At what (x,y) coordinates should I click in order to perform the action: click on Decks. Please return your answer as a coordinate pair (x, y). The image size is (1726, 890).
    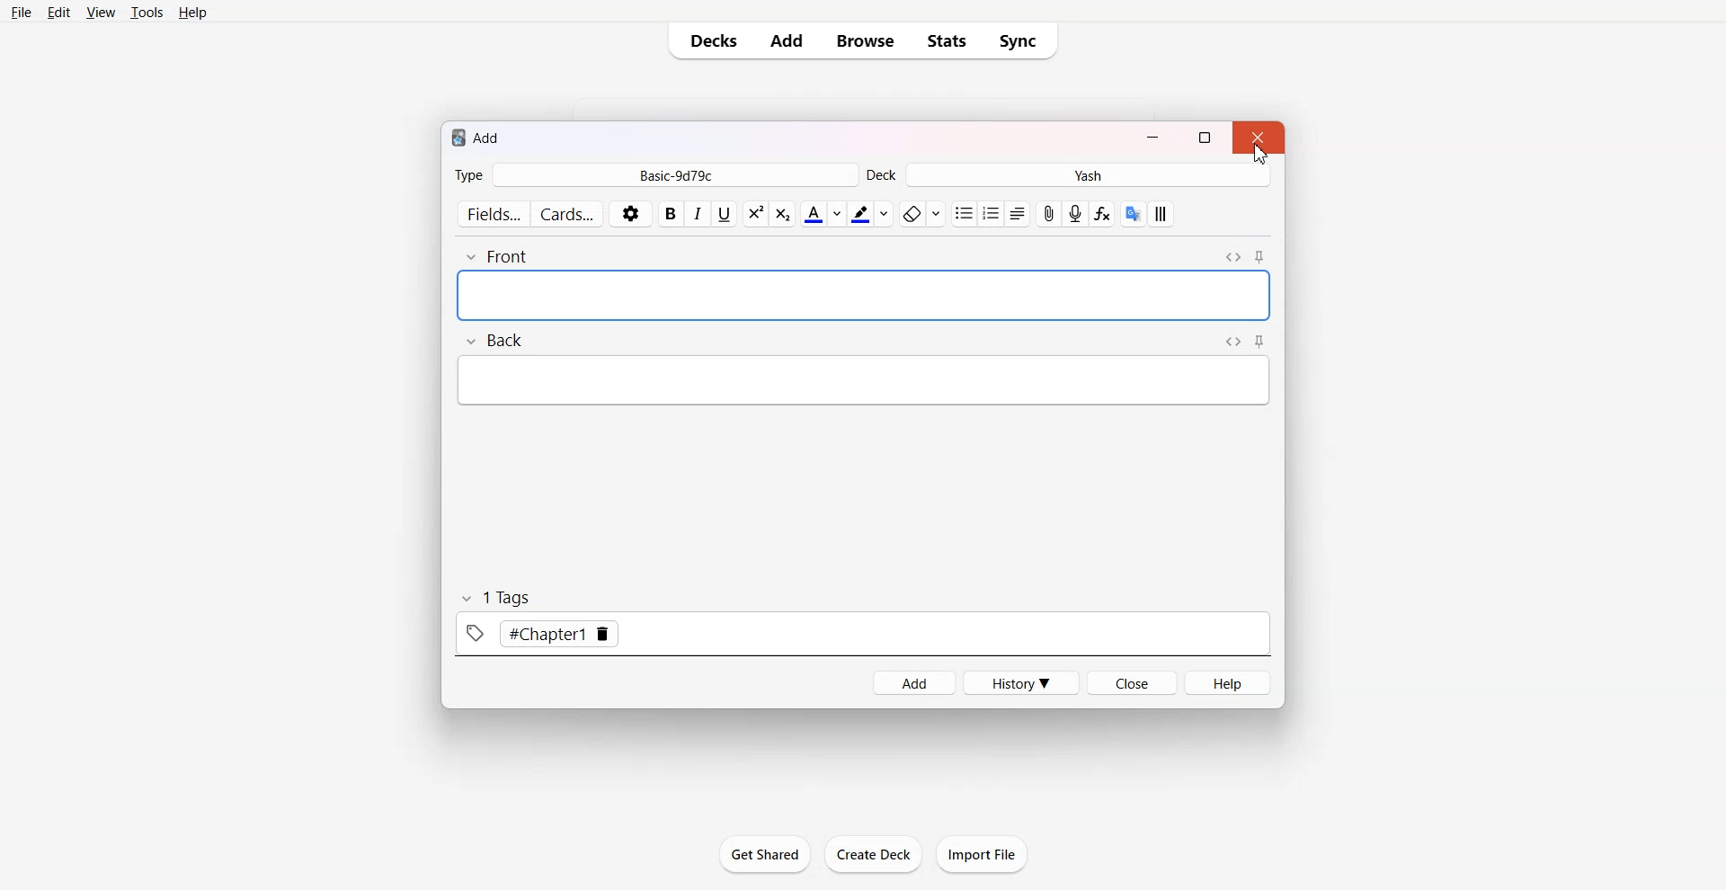
    Looking at the image, I should click on (710, 40).